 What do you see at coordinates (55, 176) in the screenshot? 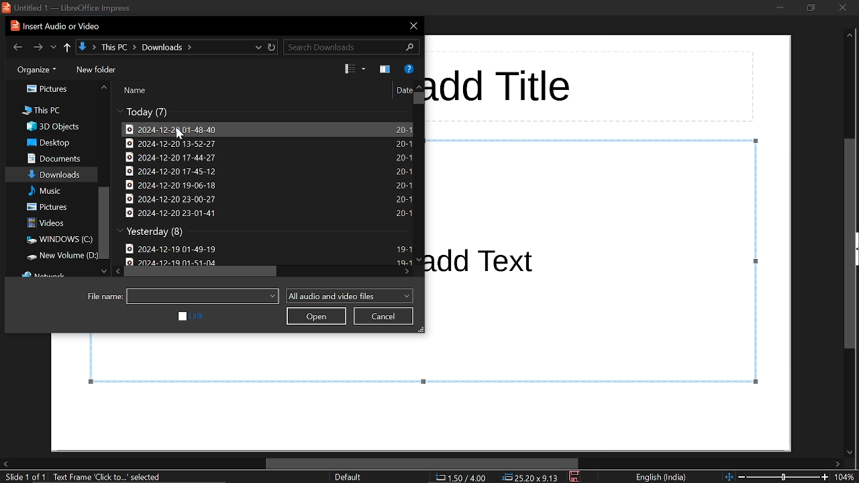
I see `downloads` at bounding box center [55, 176].